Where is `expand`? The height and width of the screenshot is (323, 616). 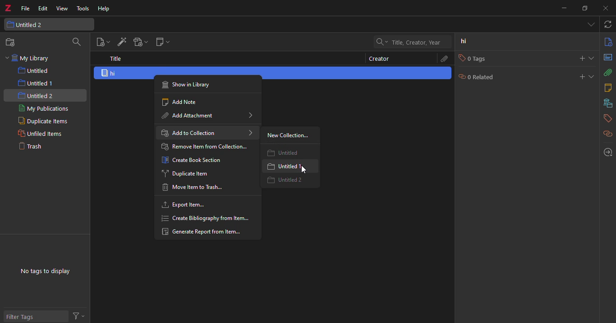
expand is located at coordinates (592, 58).